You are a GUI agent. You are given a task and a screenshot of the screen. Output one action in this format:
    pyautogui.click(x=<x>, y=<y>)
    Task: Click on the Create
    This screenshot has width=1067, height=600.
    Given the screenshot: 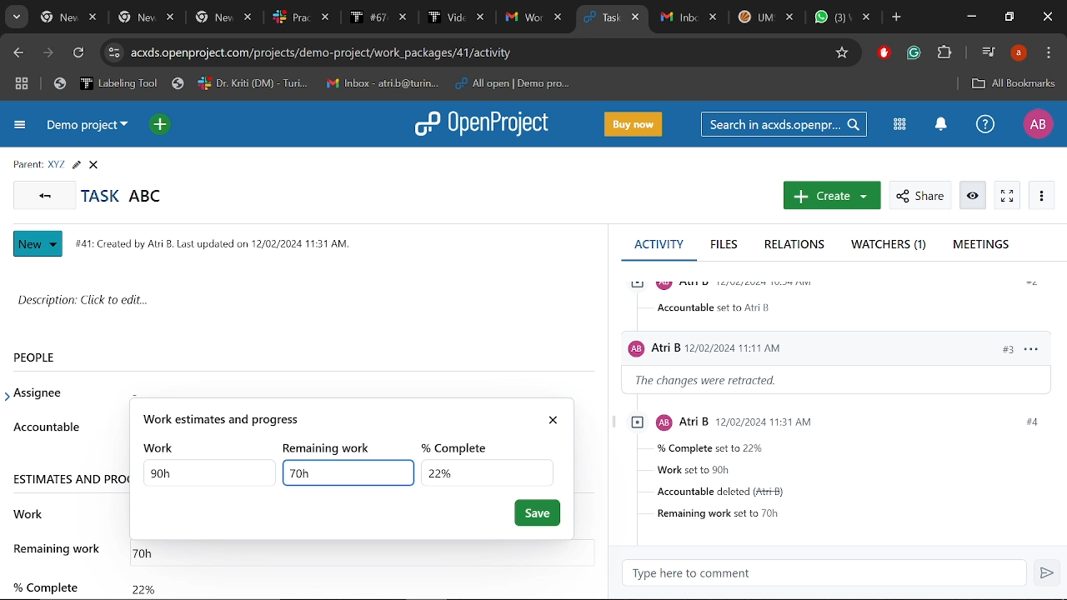 What is the action you would take?
    pyautogui.click(x=829, y=197)
    